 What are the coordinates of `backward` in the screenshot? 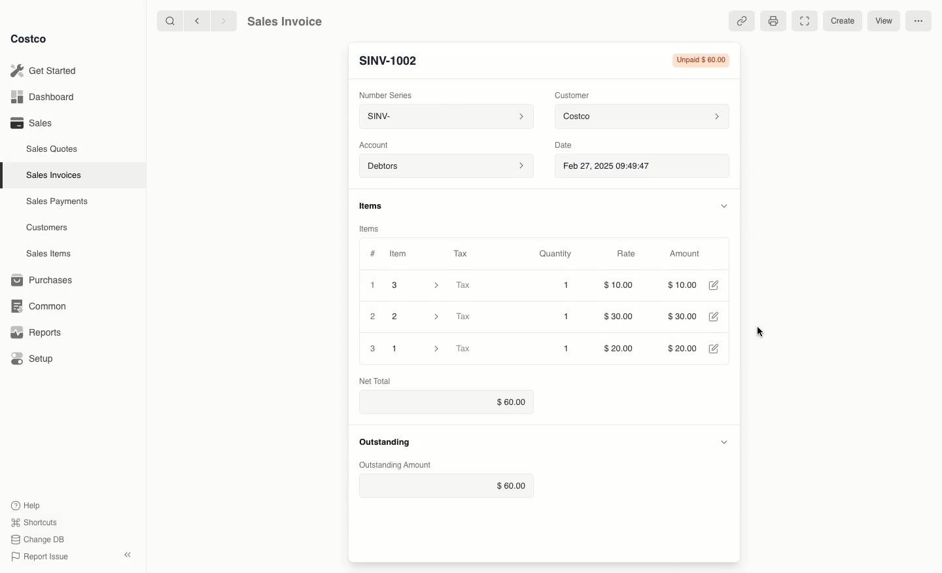 It's located at (194, 20).